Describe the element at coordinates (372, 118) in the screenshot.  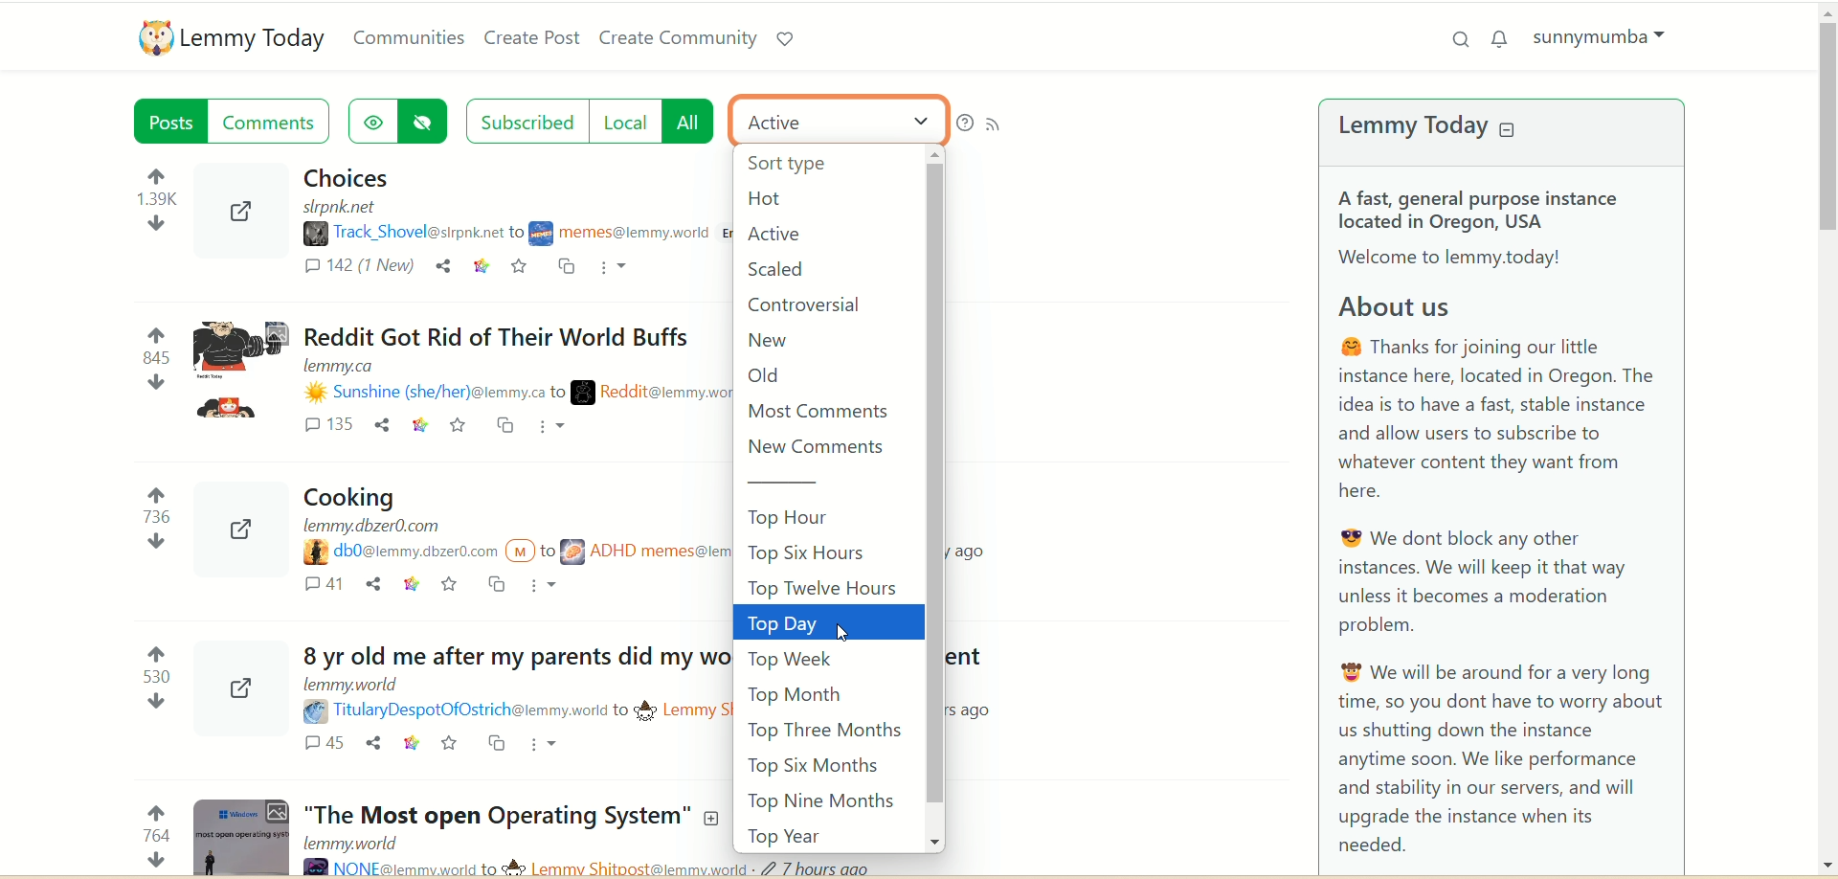
I see `show hidden posts` at that location.